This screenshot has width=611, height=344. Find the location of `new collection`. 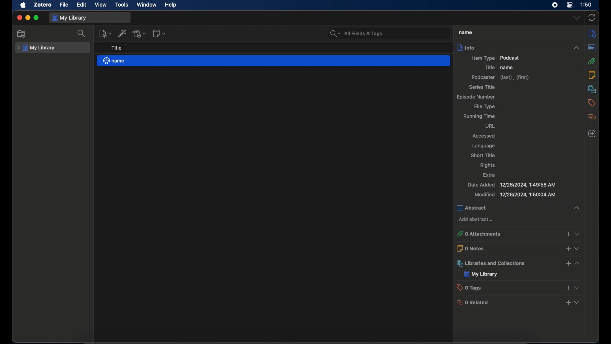

new collection is located at coordinates (23, 34).